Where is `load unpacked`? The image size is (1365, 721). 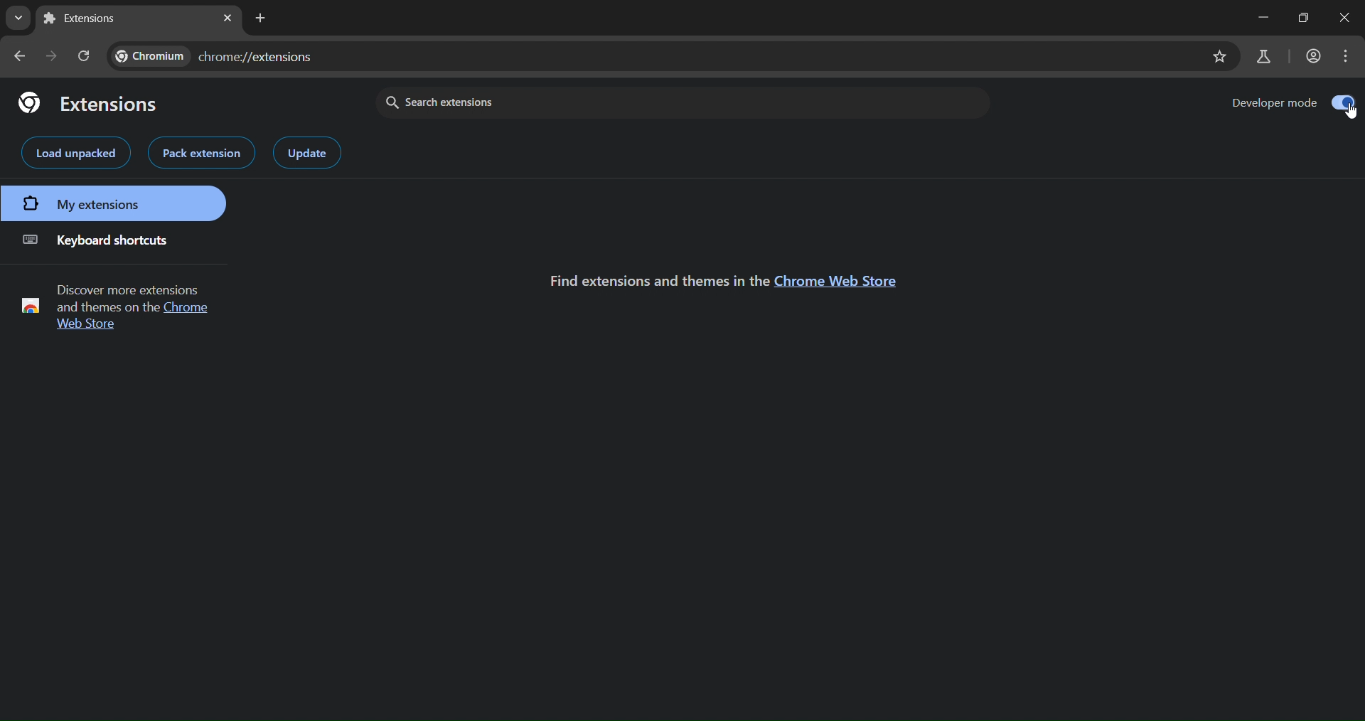 load unpacked is located at coordinates (73, 153).